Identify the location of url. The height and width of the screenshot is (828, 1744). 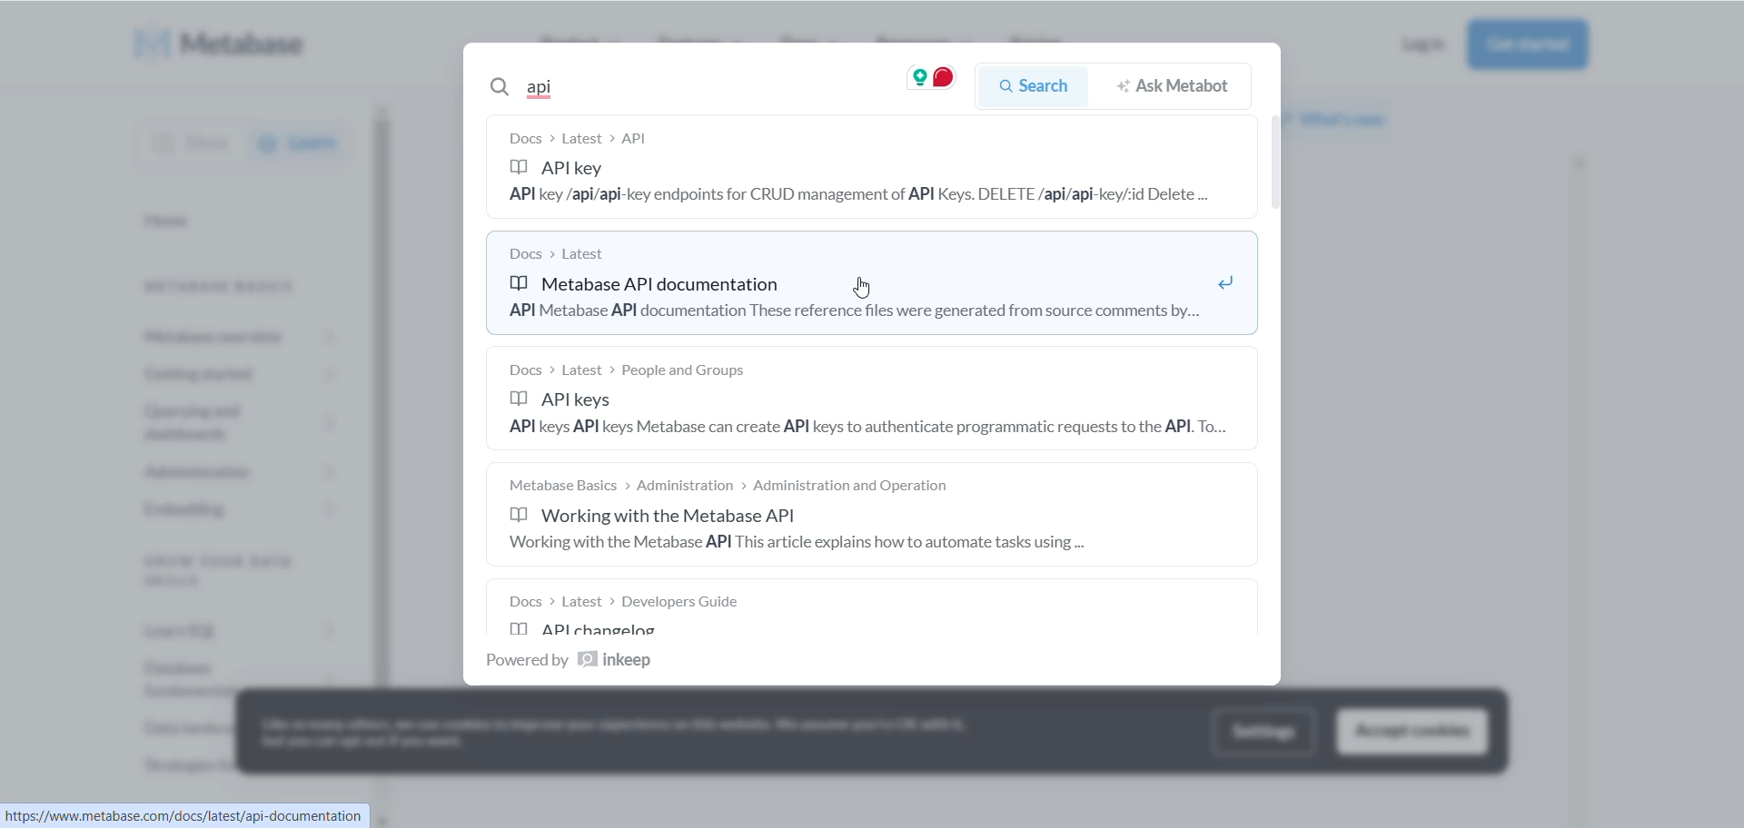
(184, 813).